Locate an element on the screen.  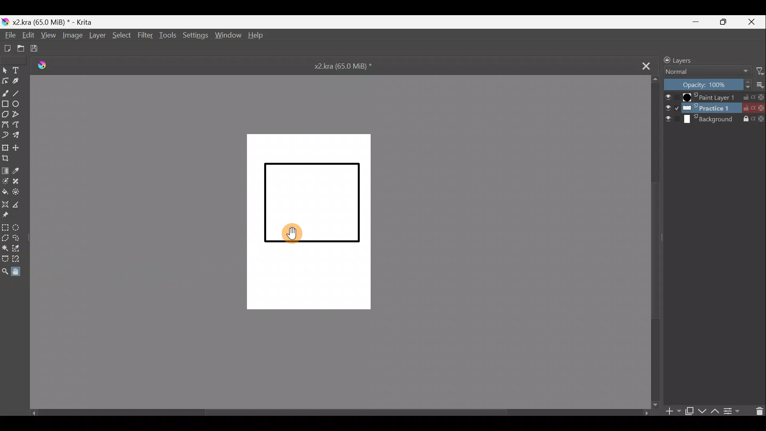
Maximize is located at coordinates (724, 22).